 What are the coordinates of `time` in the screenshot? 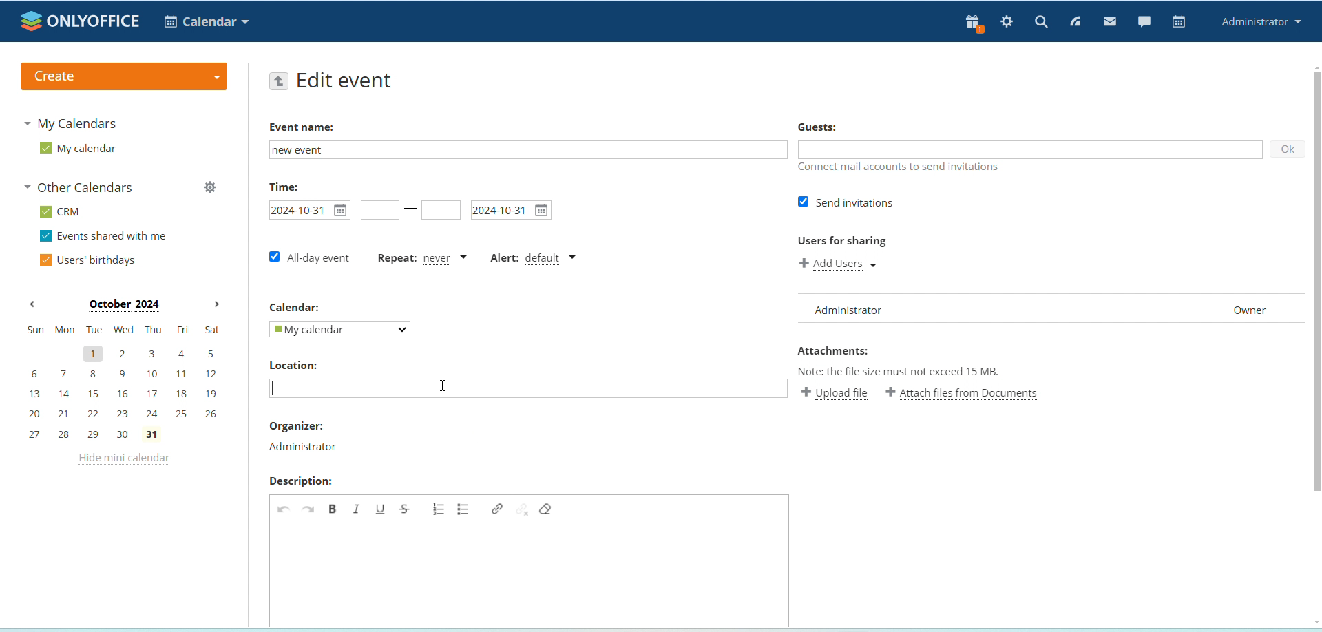 It's located at (284, 187).